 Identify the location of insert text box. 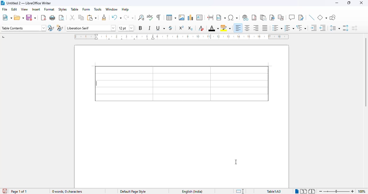
(199, 18).